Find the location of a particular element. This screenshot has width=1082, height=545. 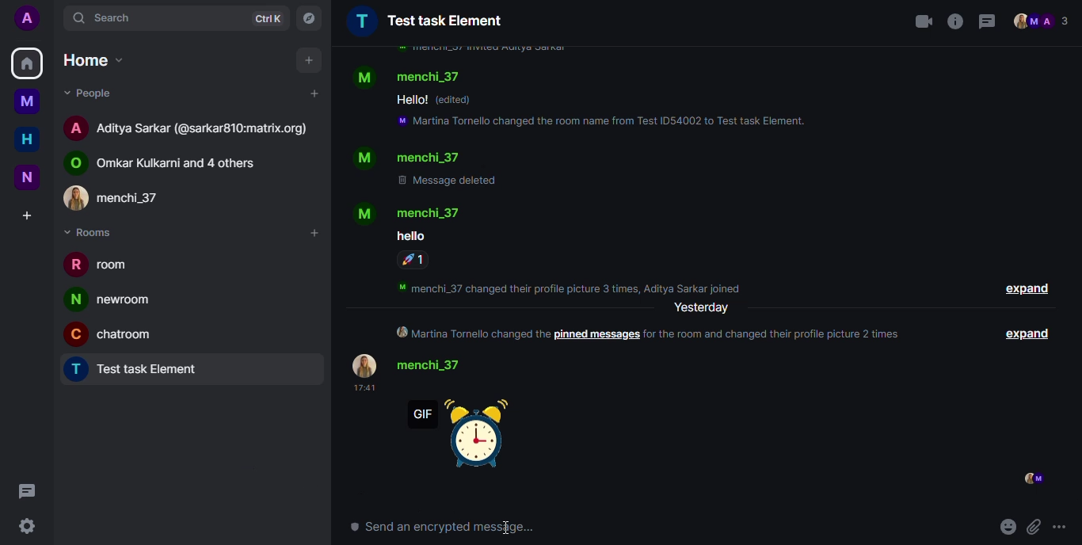

emoji is located at coordinates (1008, 527).